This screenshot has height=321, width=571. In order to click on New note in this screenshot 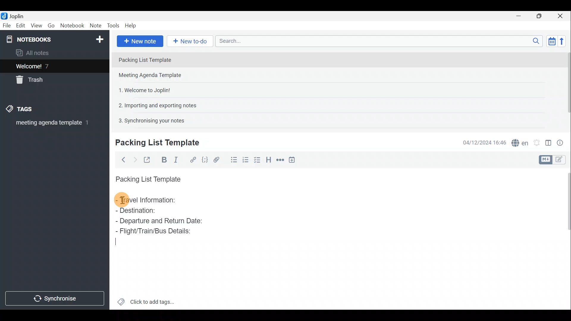, I will do `click(139, 40)`.